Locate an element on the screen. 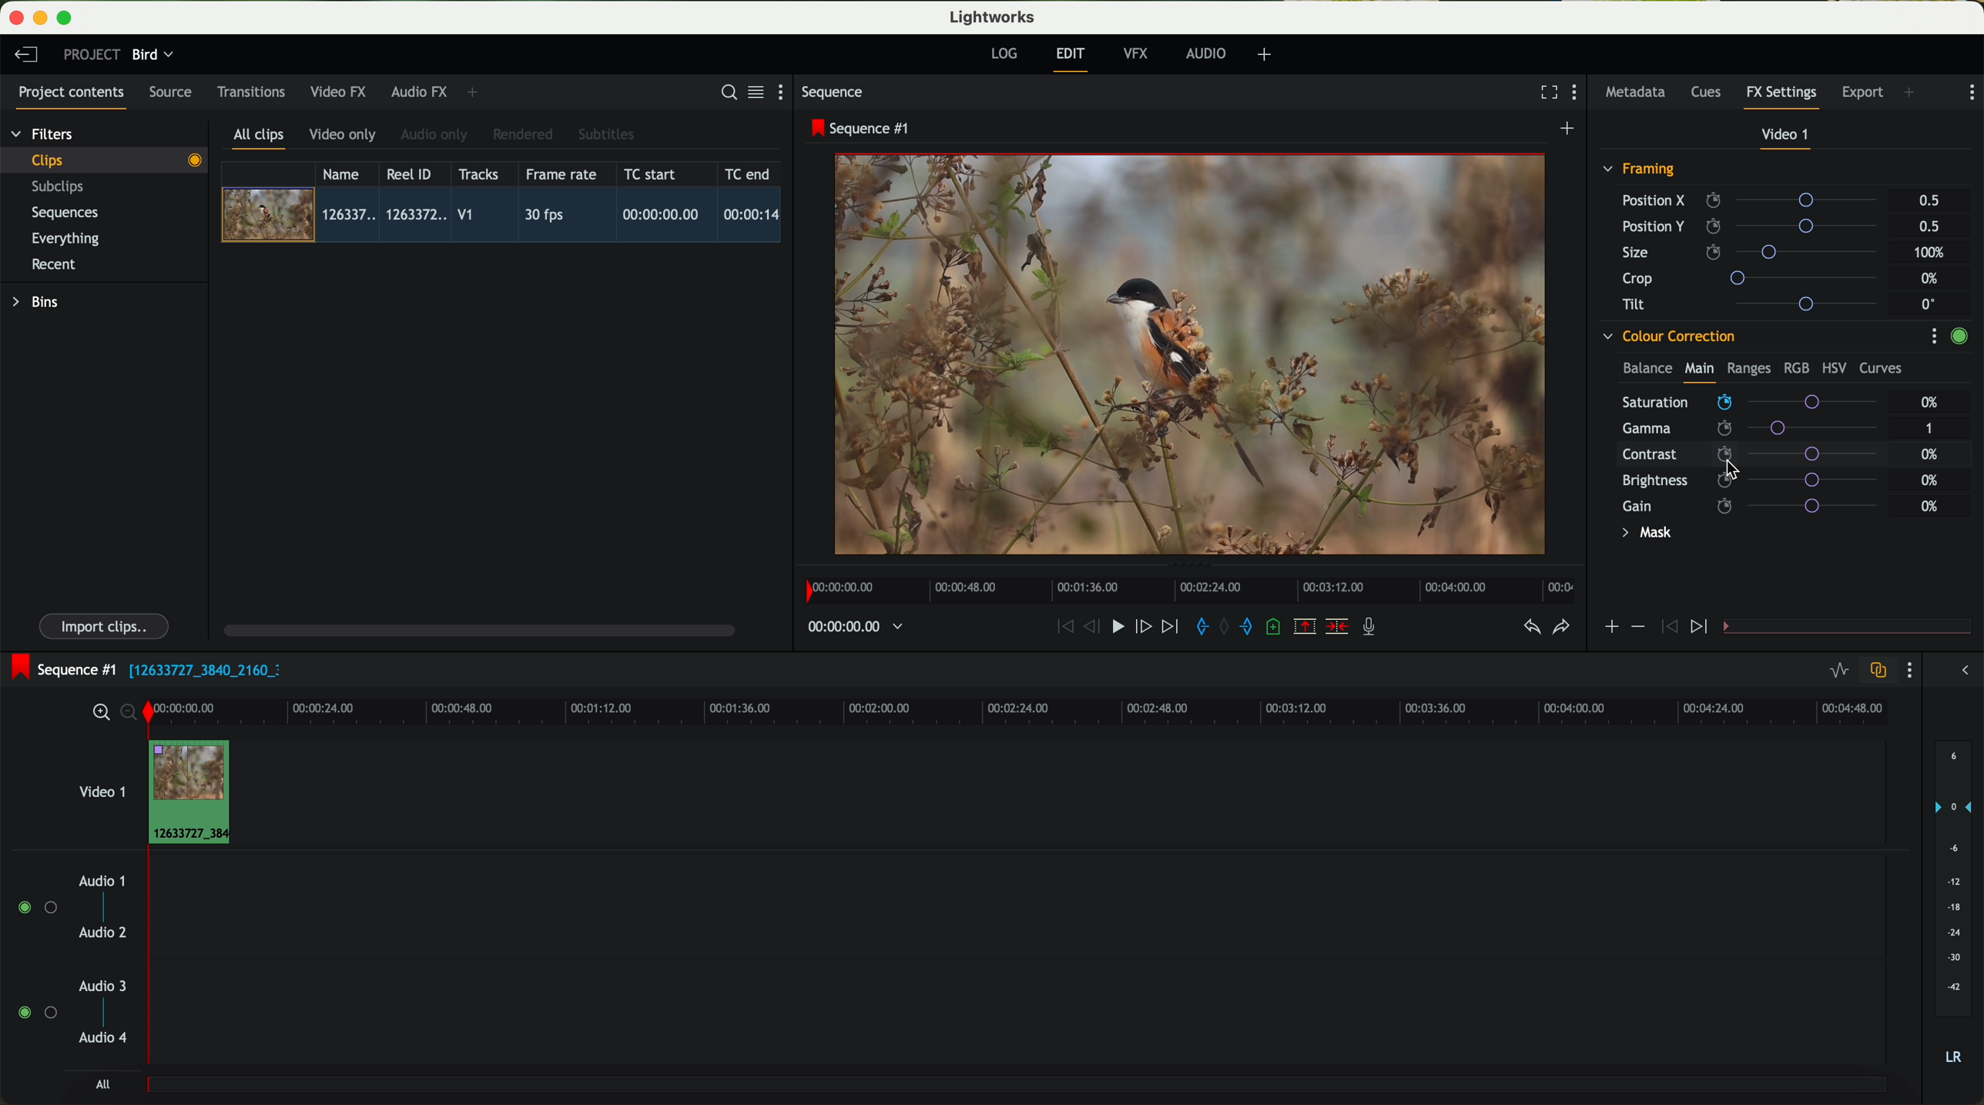  show/hide the full audio mix is located at coordinates (1960, 671).